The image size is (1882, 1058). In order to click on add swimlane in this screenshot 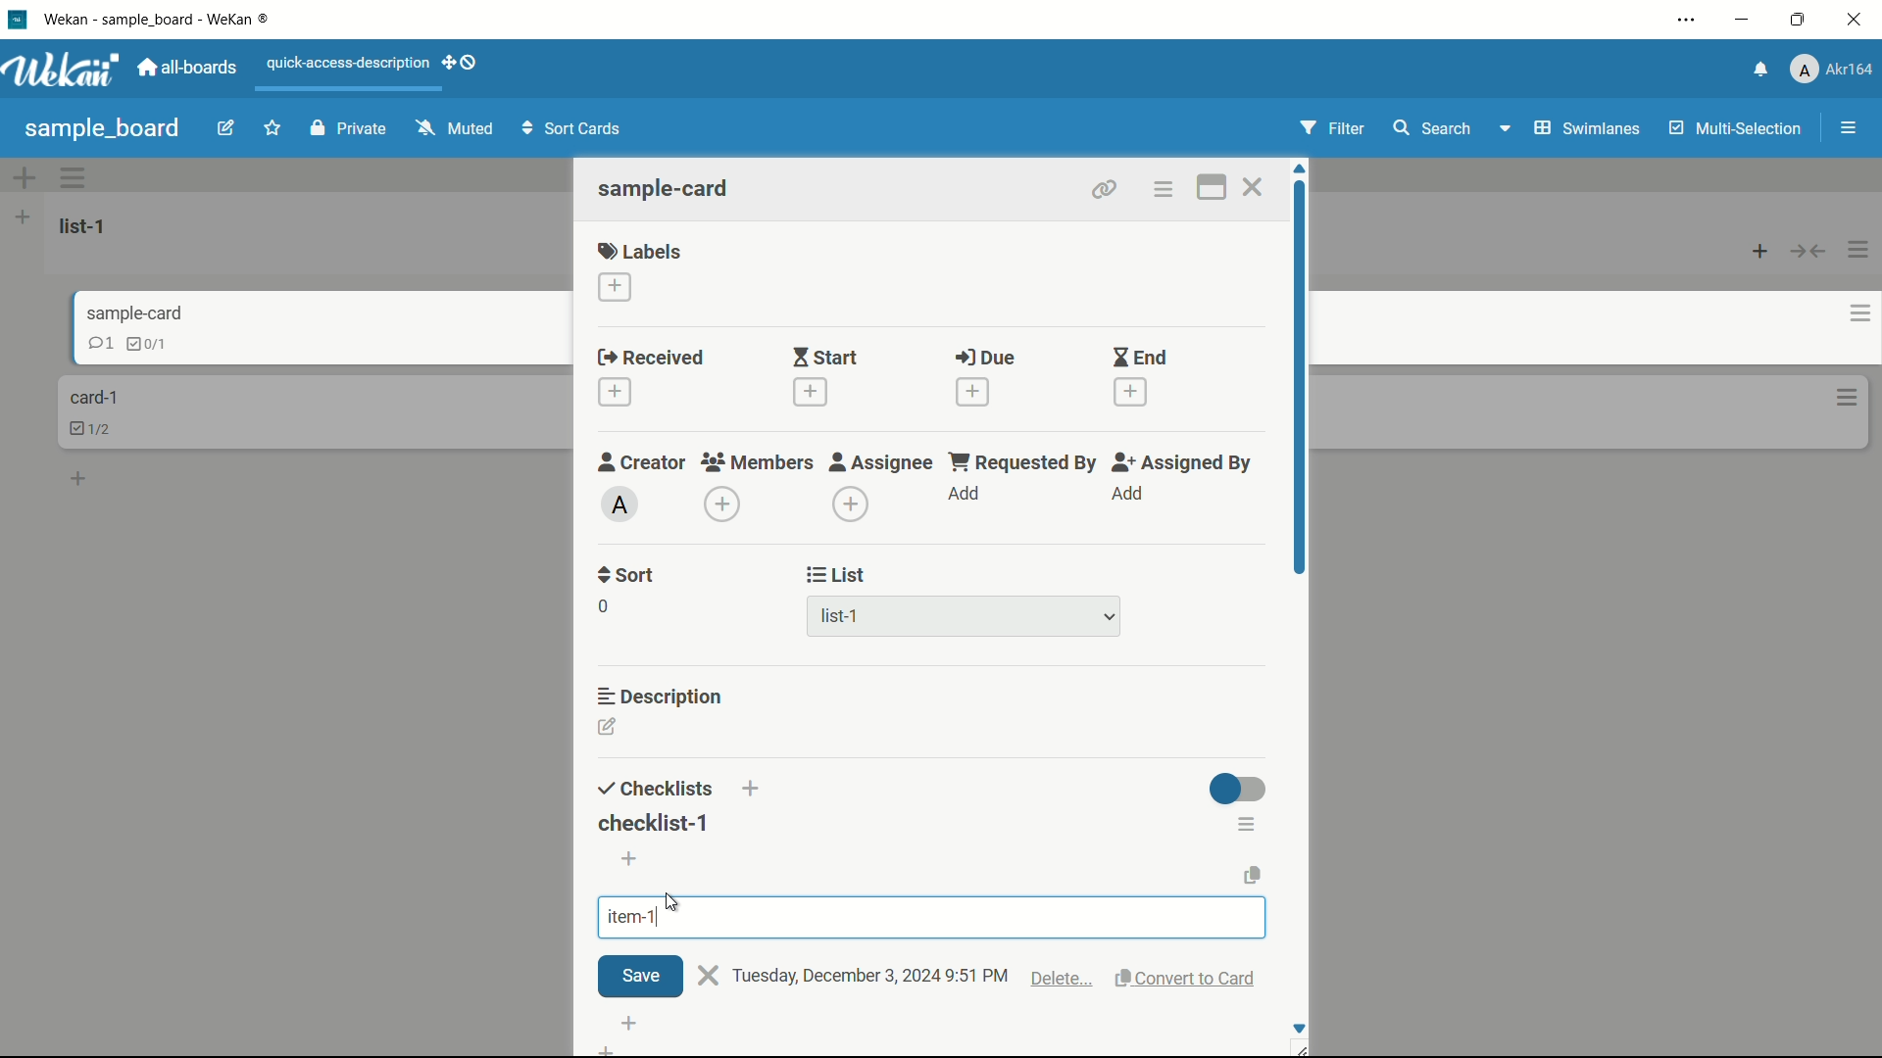, I will do `click(25, 176)`.